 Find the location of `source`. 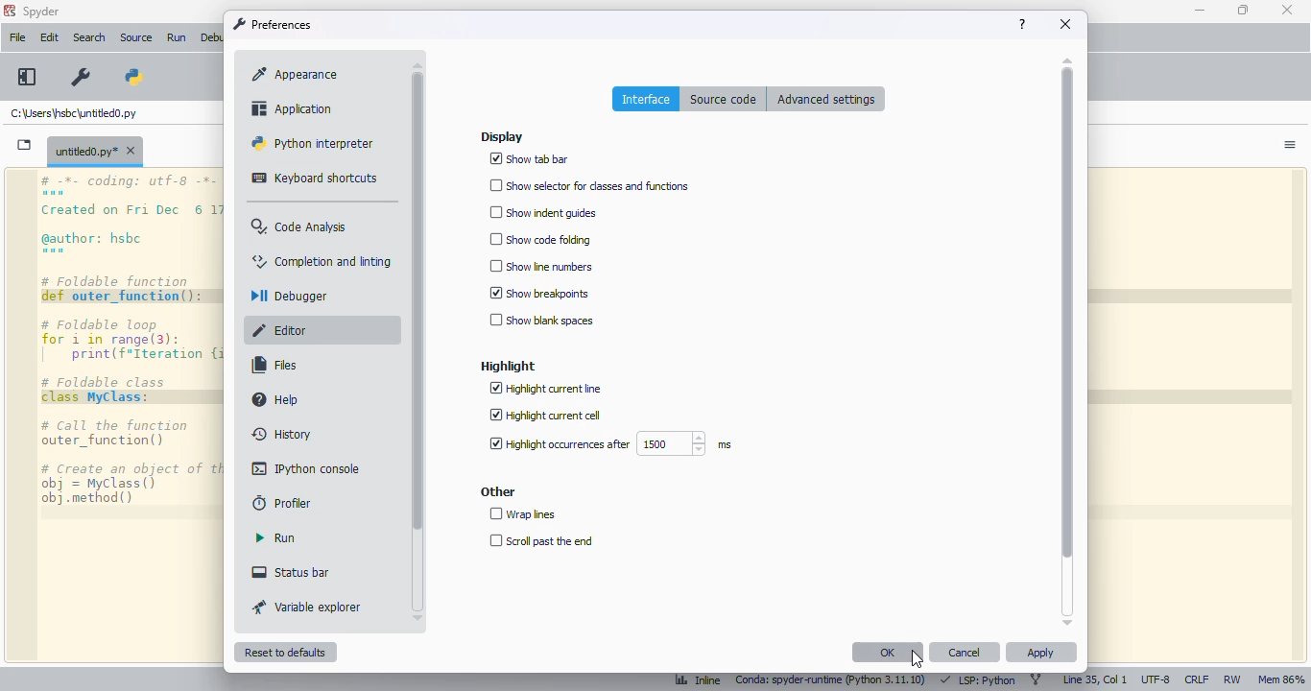

source is located at coordinates (135, 37).